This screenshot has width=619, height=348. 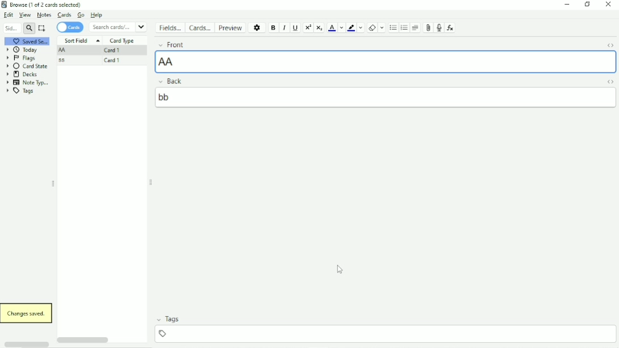 What do you see at coordinates (71, 27) in the screenshot?
I see `Cards` at bounding box center [71, 27].